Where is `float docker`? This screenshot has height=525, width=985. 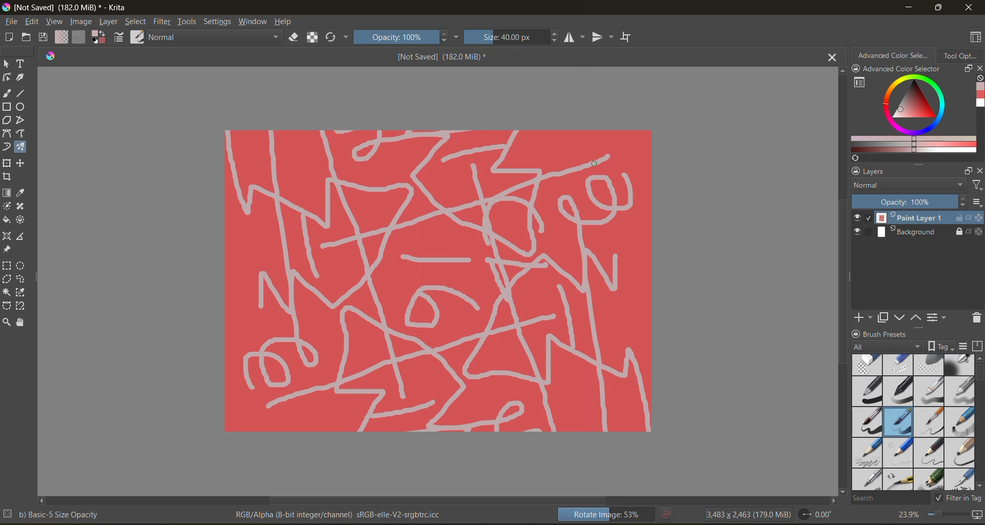 float docker is located at coordinates (967, 171).